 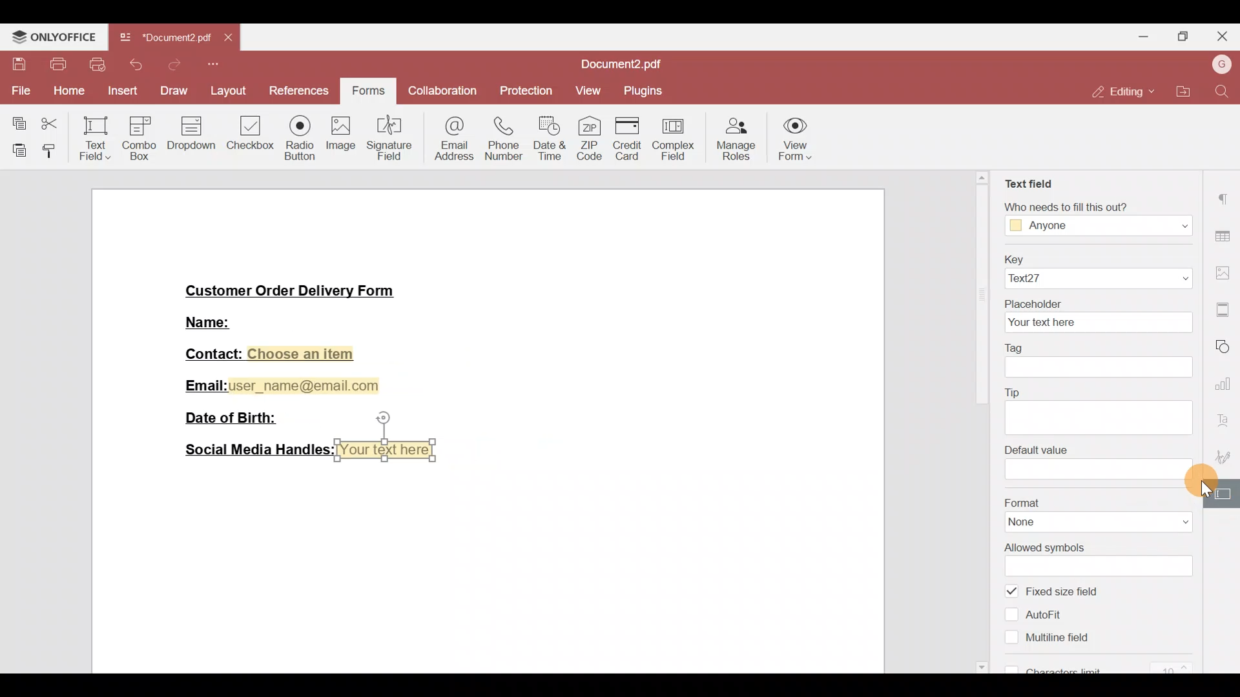 I want to click on Image, so click(x=339, y=136).